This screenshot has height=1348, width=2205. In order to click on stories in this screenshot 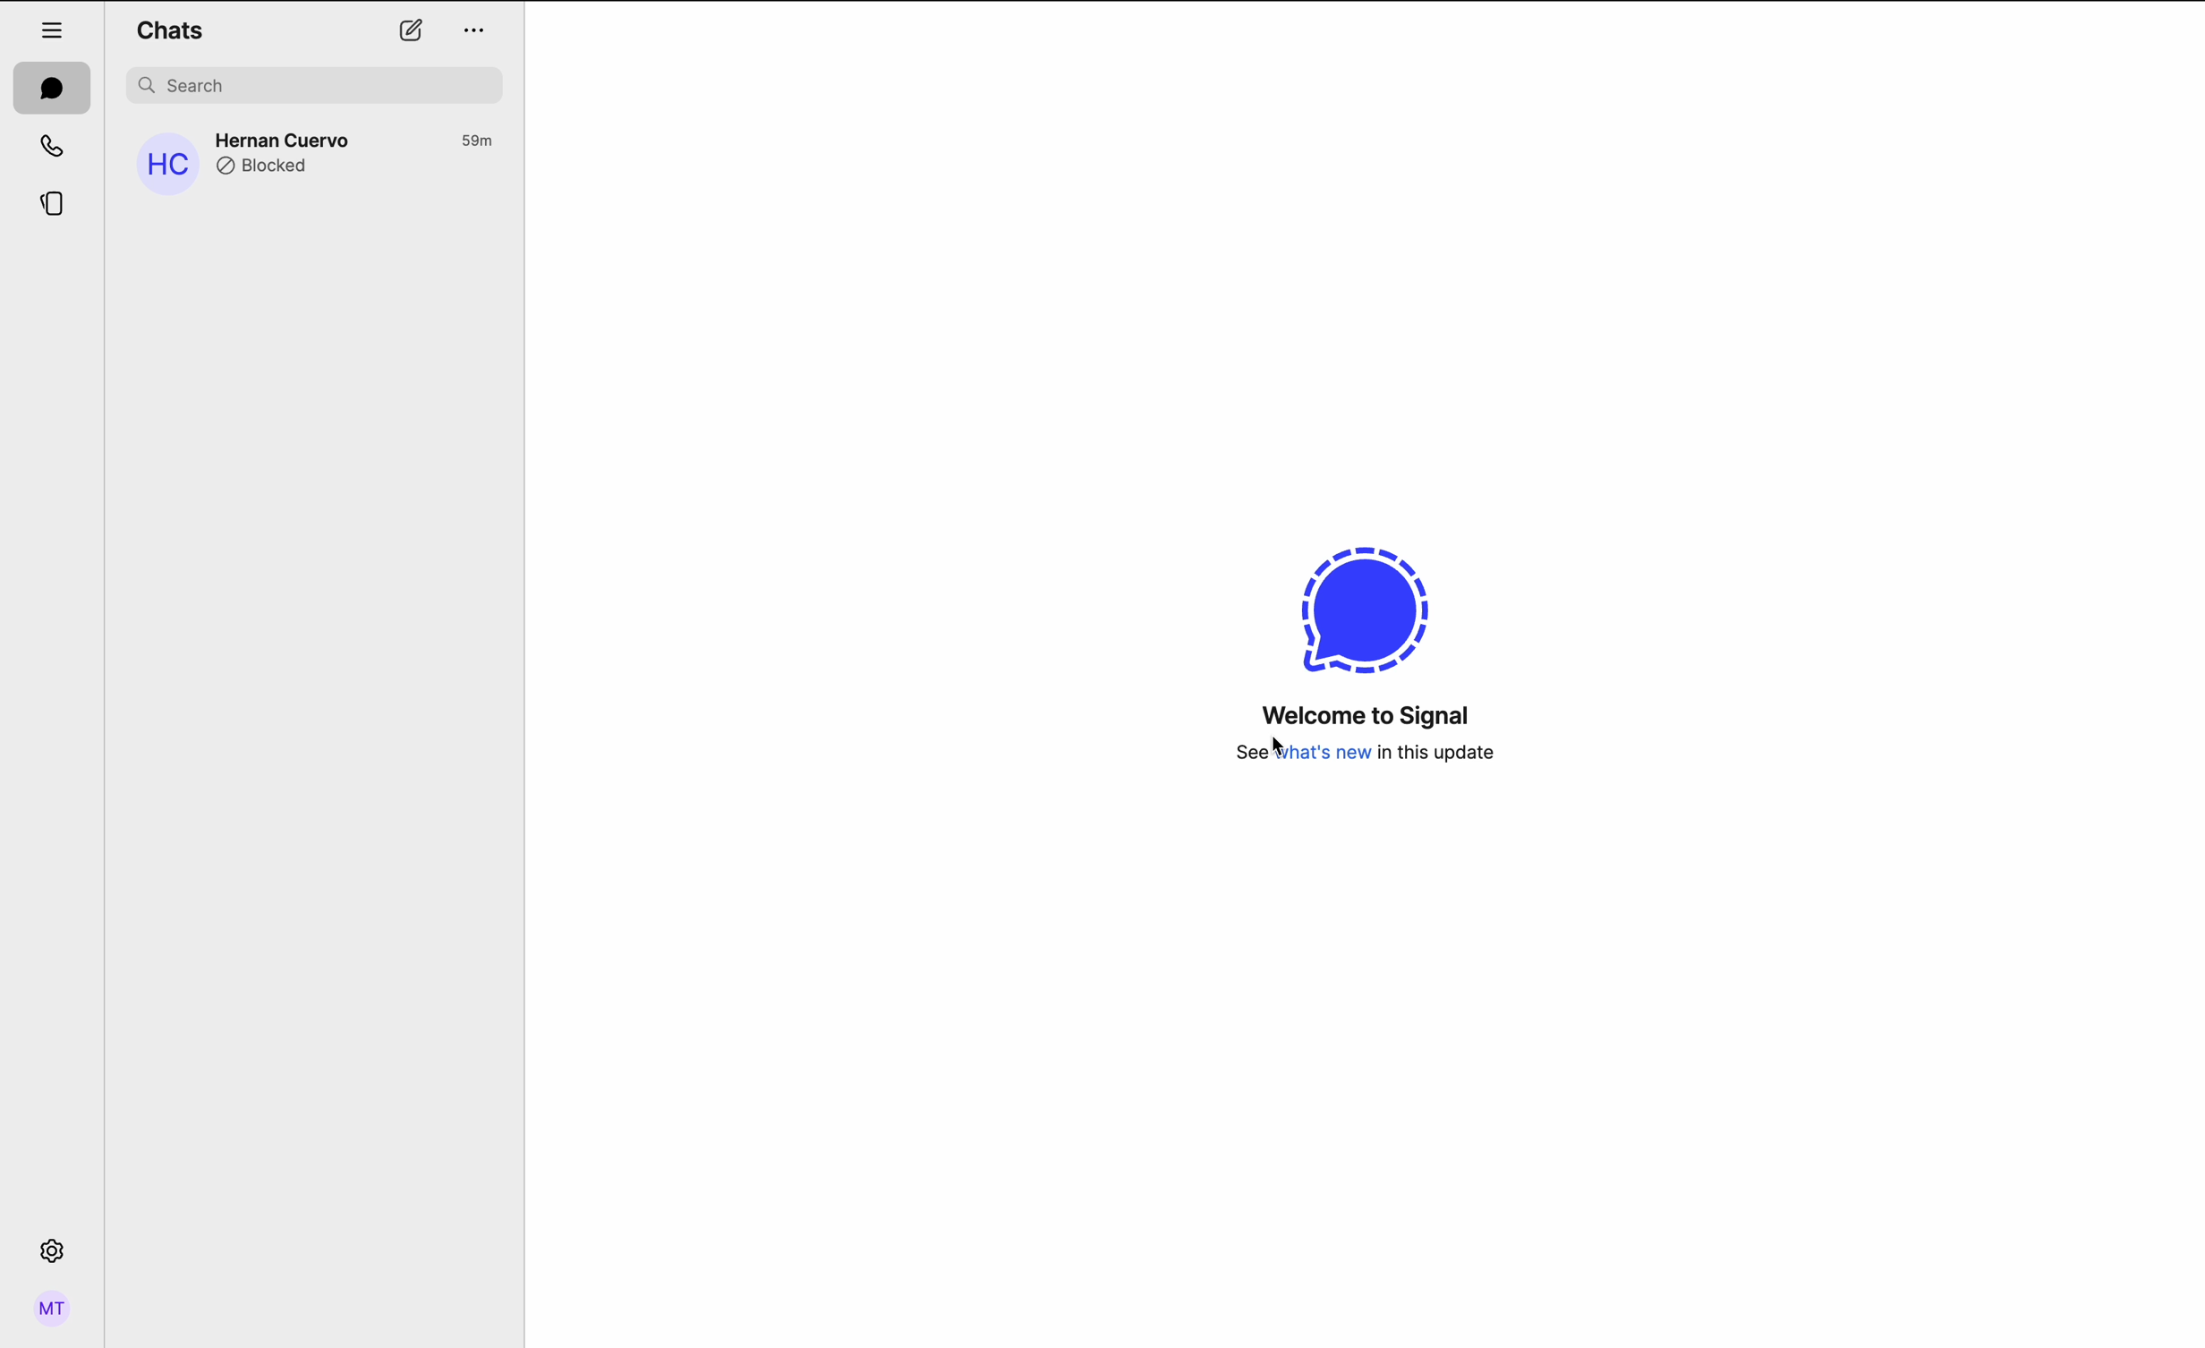, I will do `click(55, 206)`.